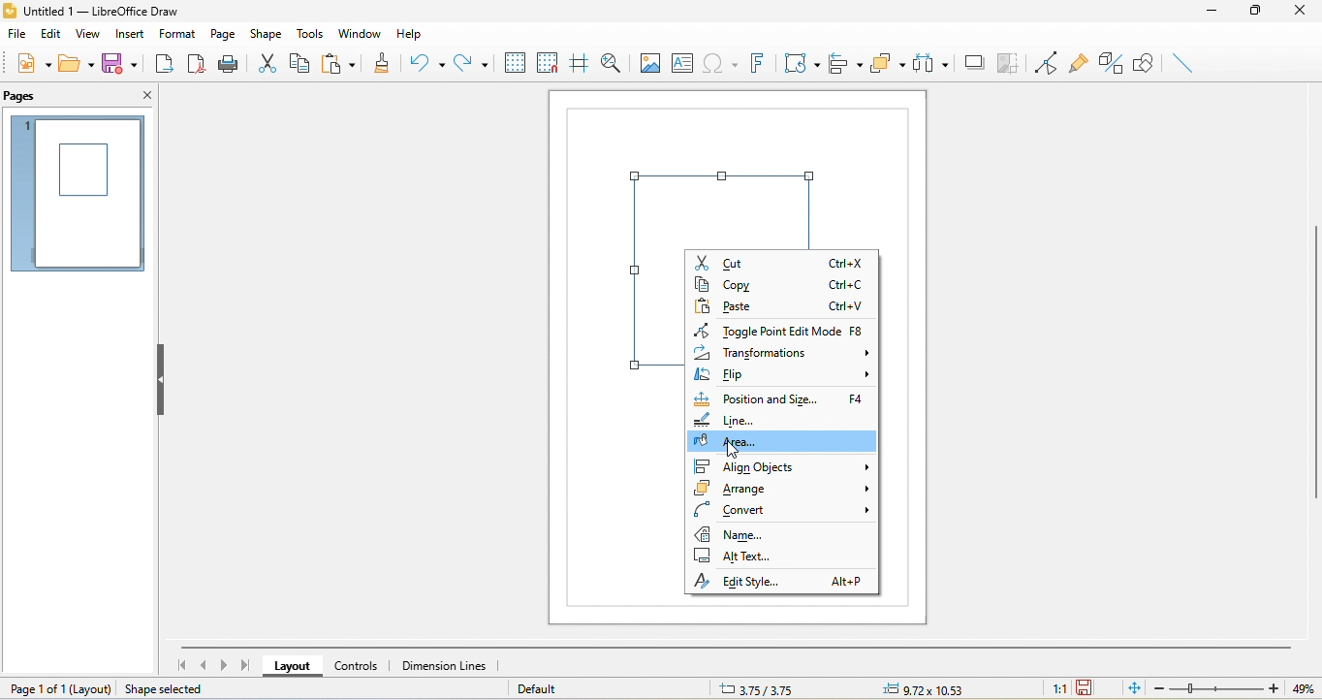  What do you see at coordinates (549, 63) in the screenshot?
I see `snap to grids` at bounding box center [549, 63].